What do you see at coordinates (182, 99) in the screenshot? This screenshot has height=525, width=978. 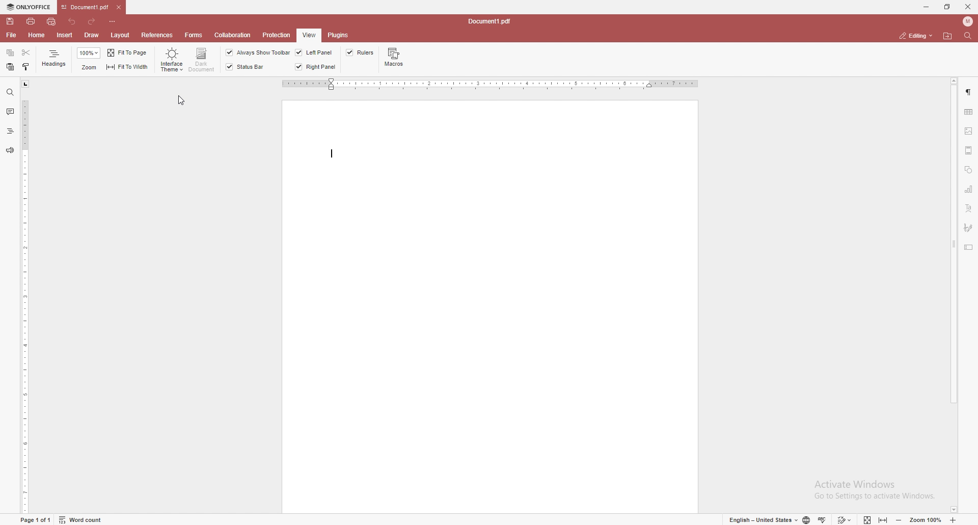 I see `cursor` at bounding box center [182, 99].